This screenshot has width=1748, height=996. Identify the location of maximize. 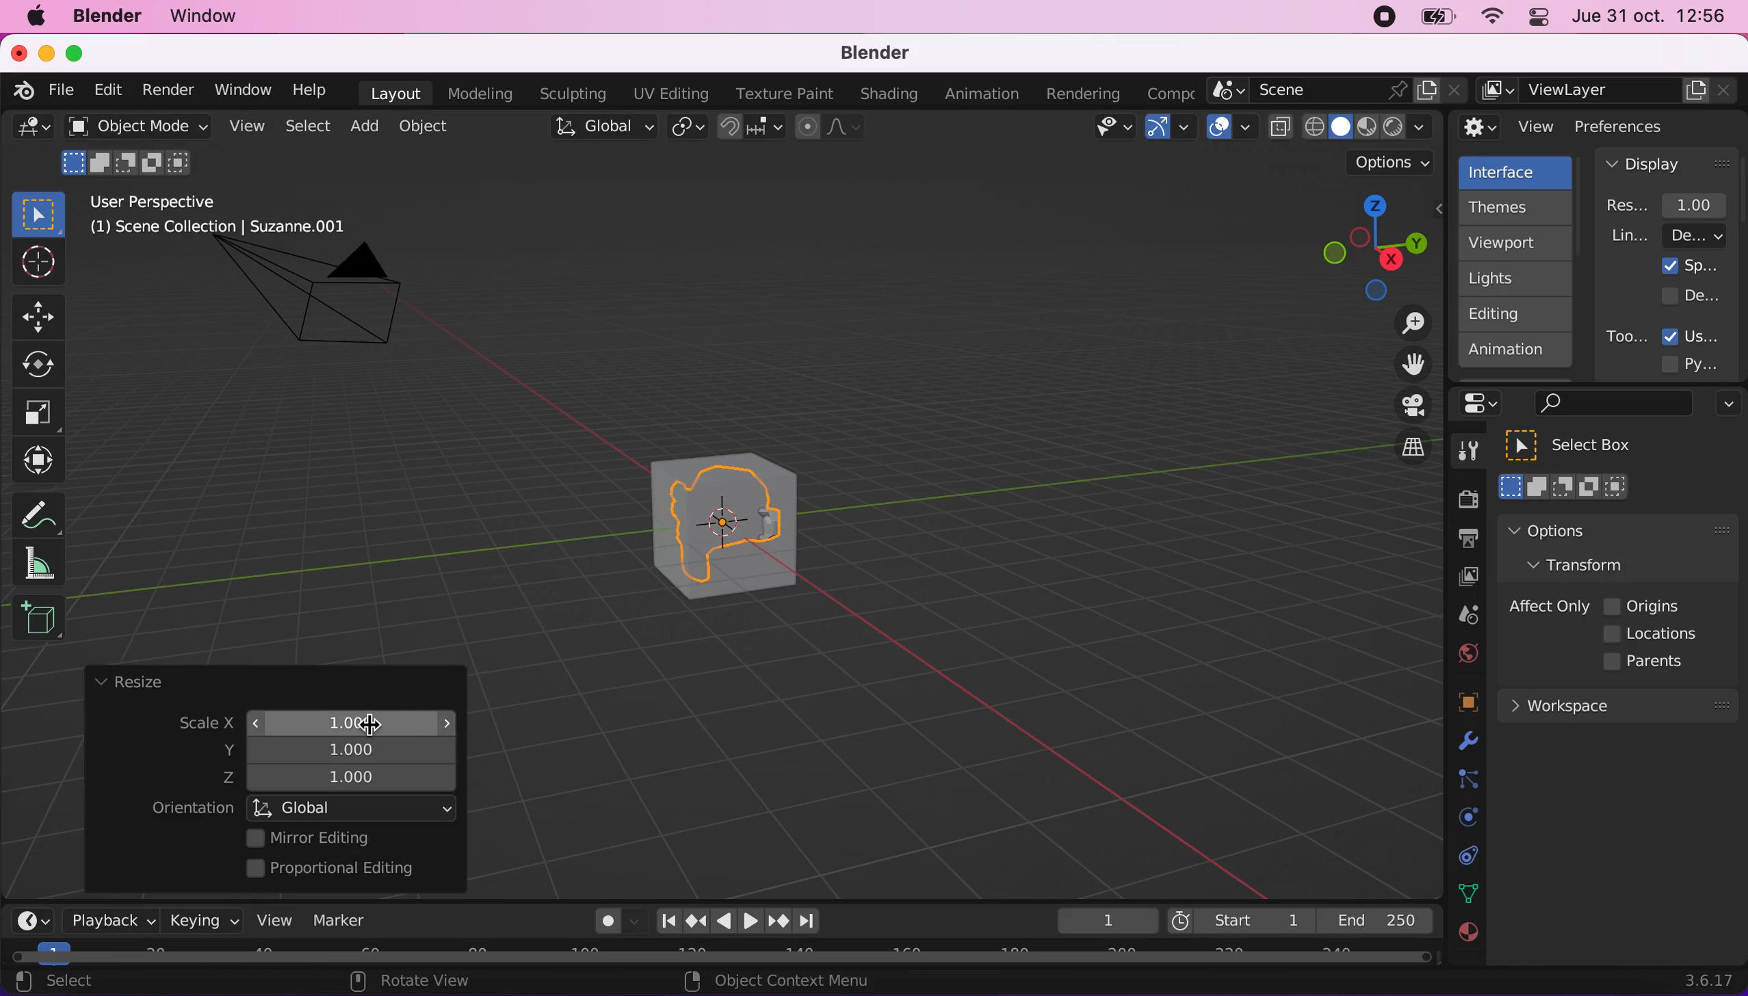
(82, 53).